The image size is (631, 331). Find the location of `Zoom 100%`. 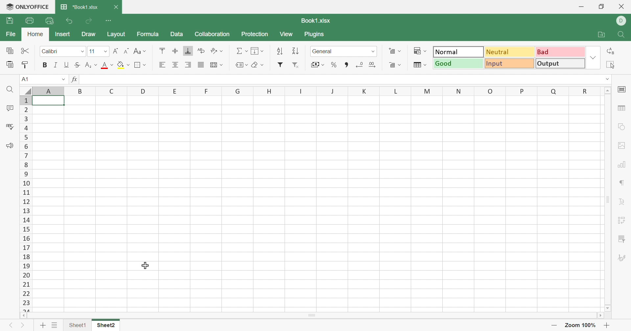

Zoom 100% is located at coordinates (580, 325).